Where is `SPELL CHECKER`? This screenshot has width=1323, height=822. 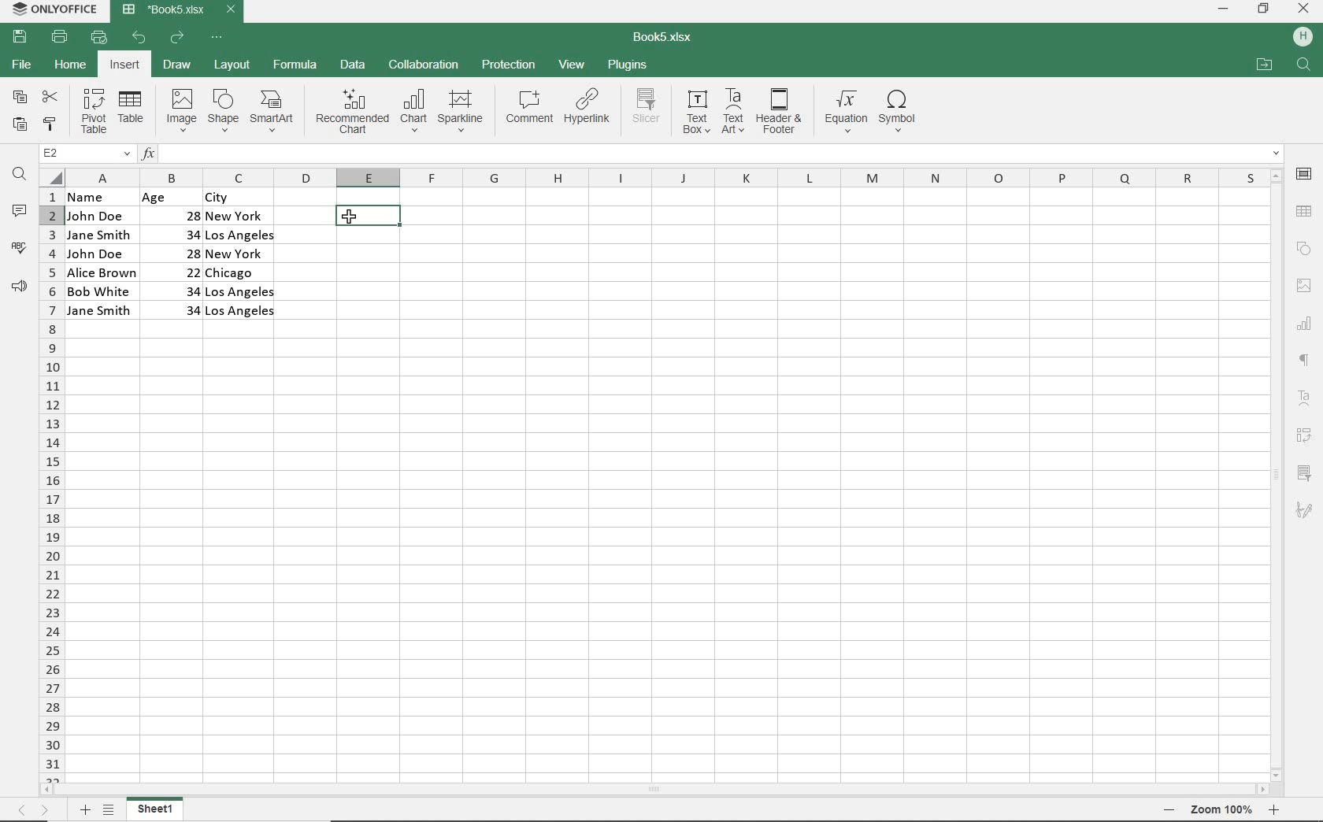 SPELL CHECKER is located at coordinates (19, 251).